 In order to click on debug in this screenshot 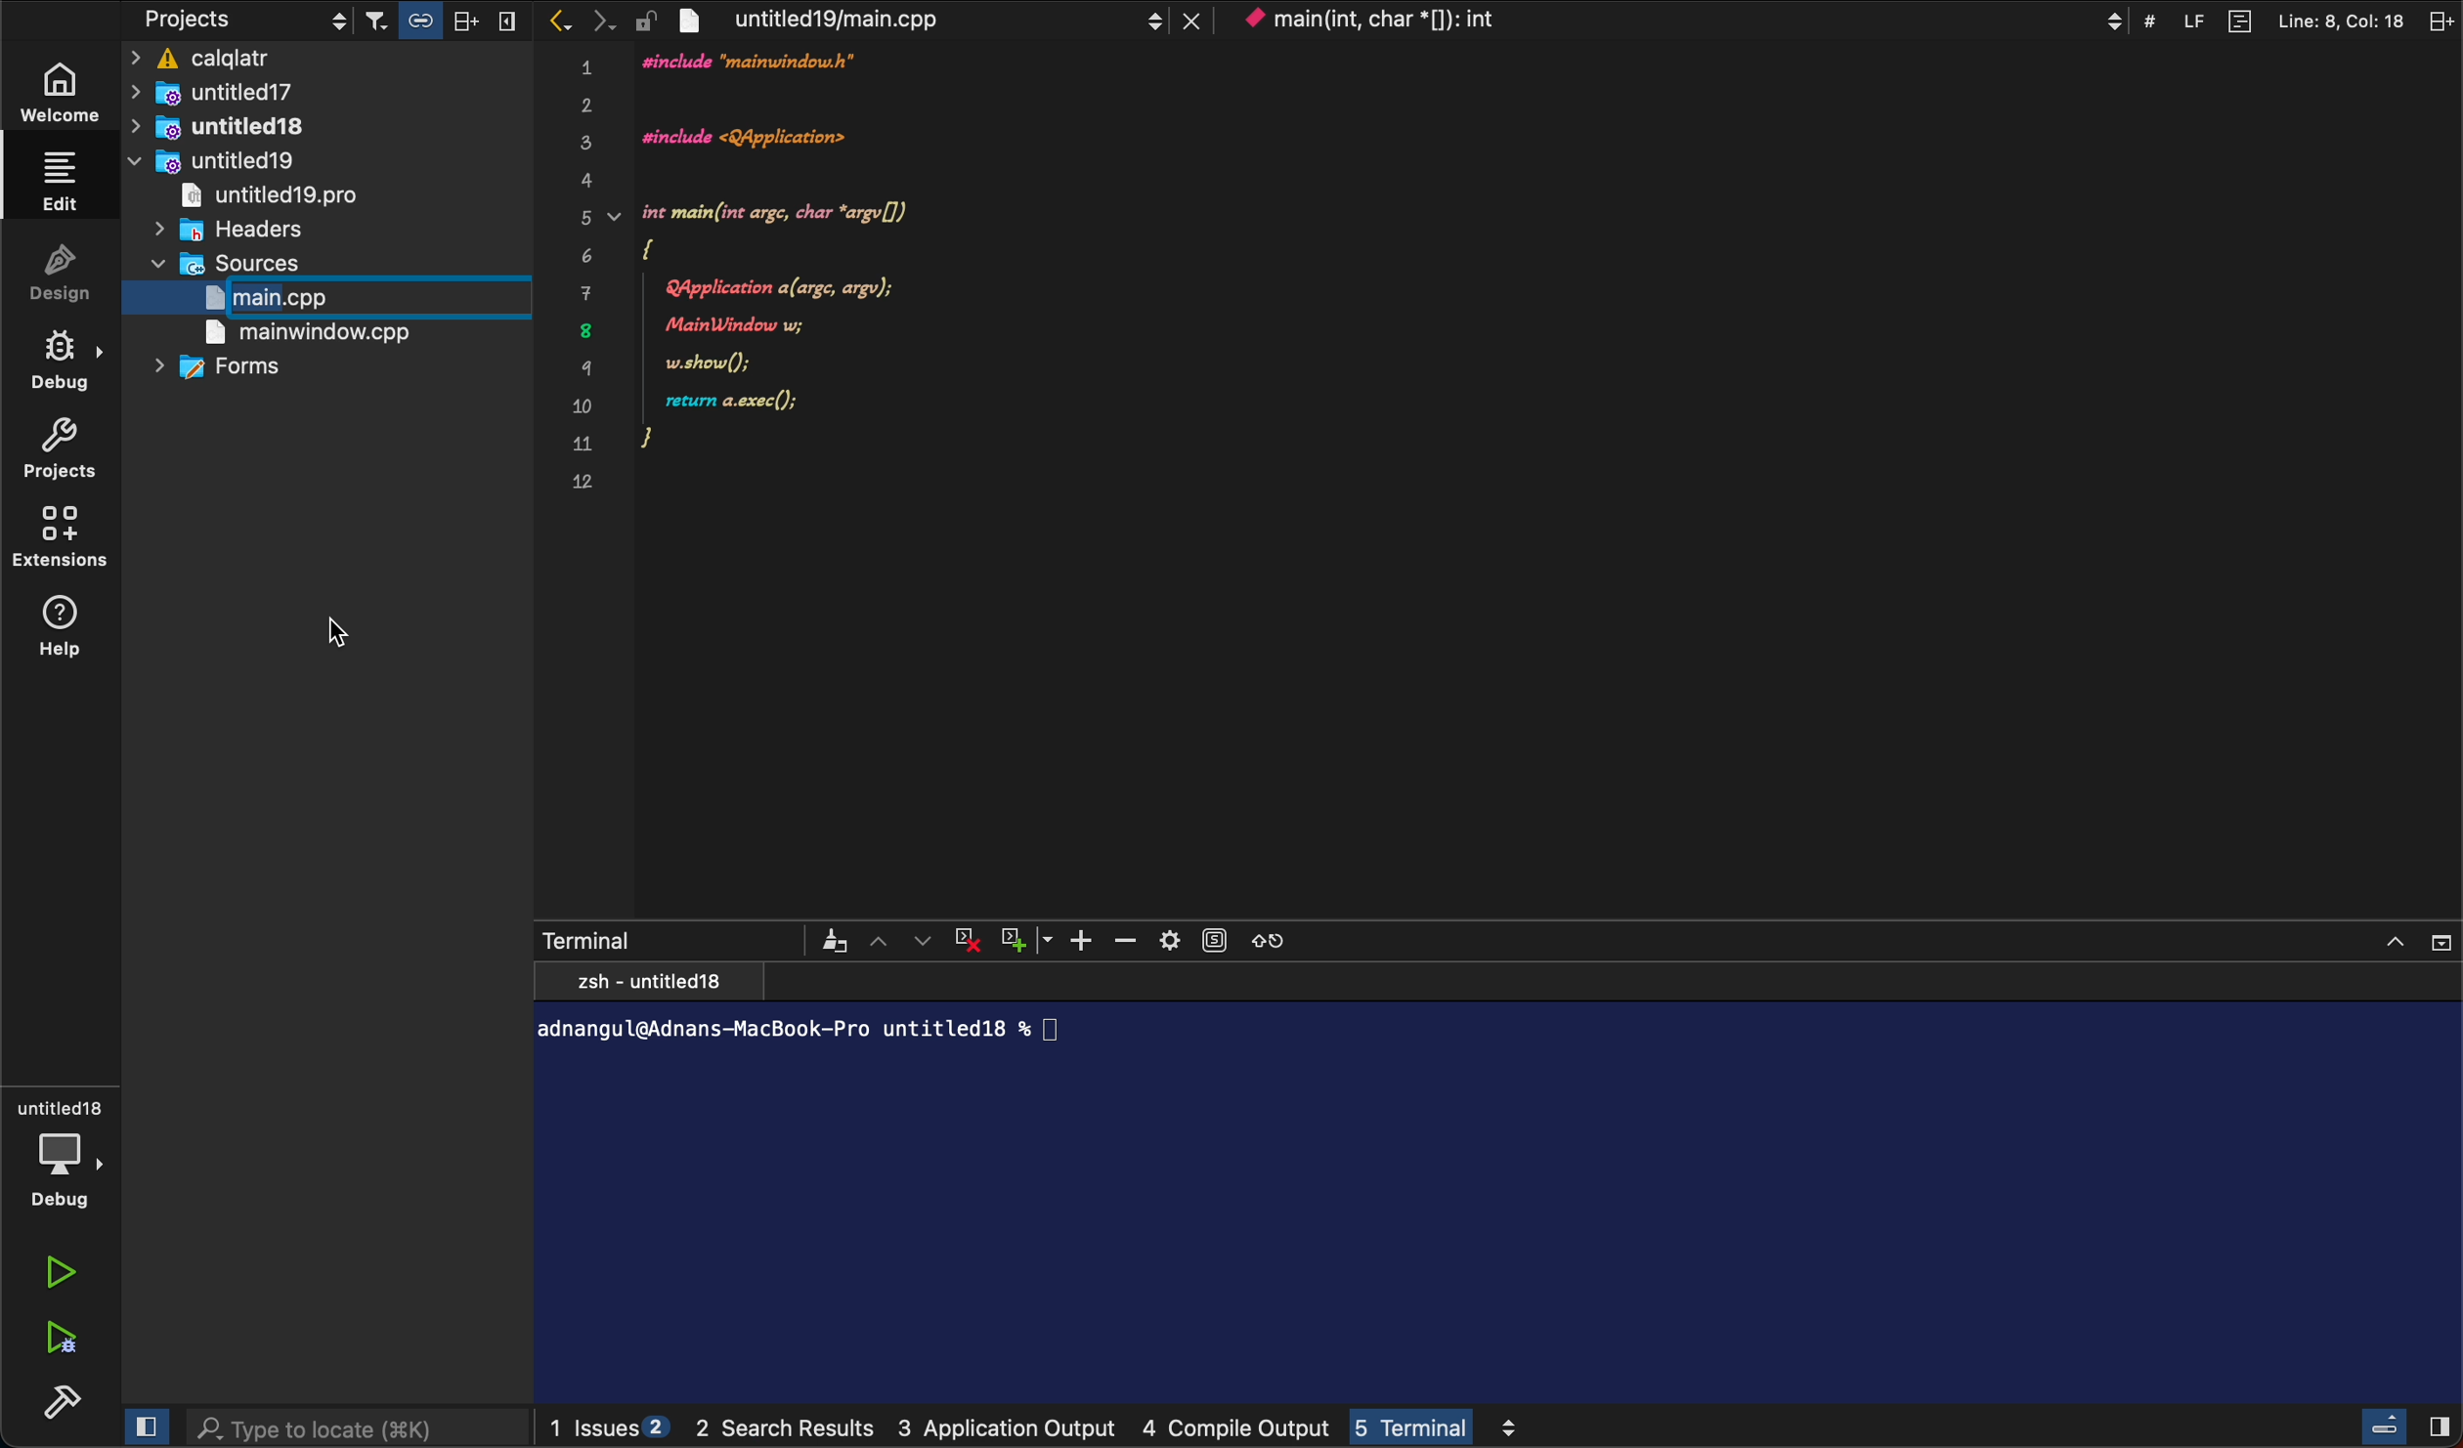, I will do `click(74, 362)`.